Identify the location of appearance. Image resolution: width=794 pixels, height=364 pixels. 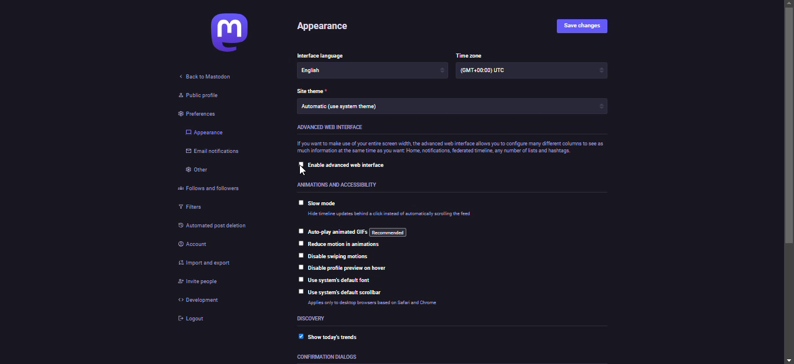
(325, 27).